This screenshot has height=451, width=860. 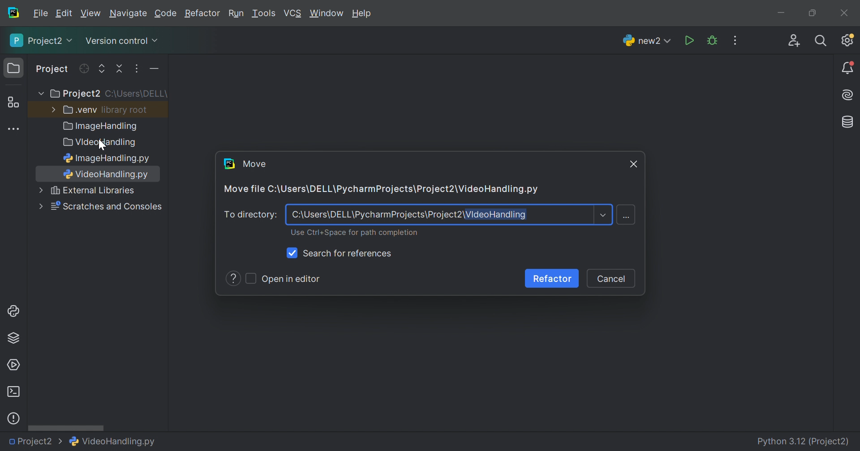 I want to click on Close, so click(x=844, y=13).